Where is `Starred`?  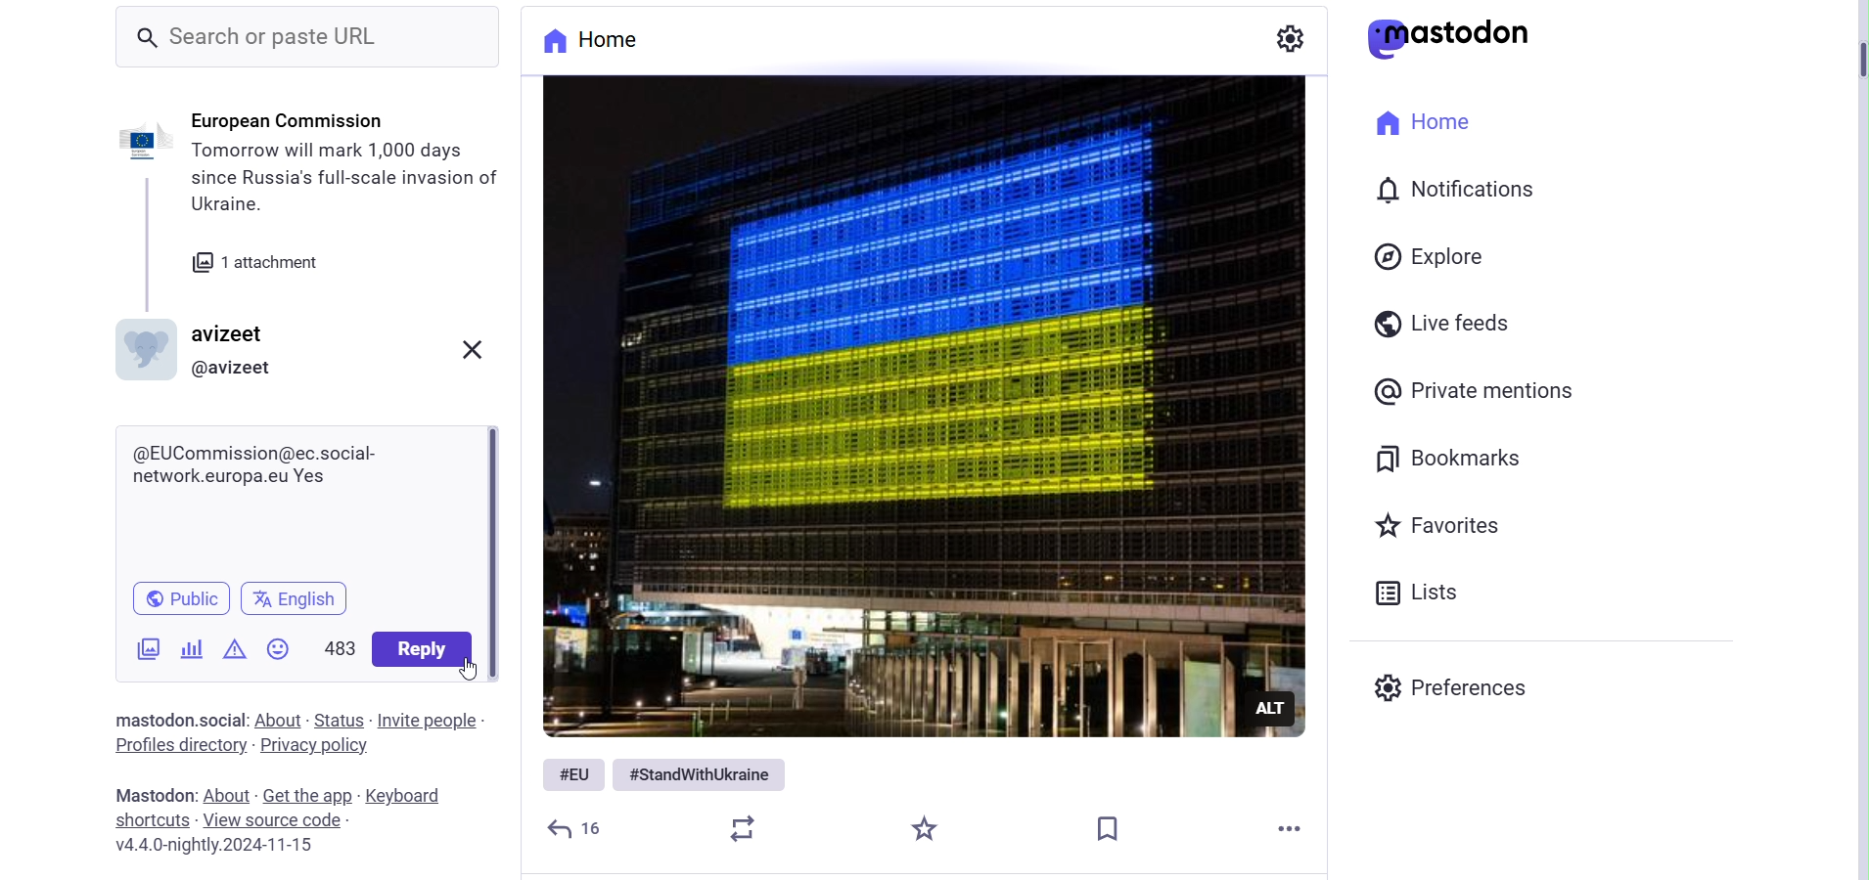
Starred is located at coordinates (926, 831).